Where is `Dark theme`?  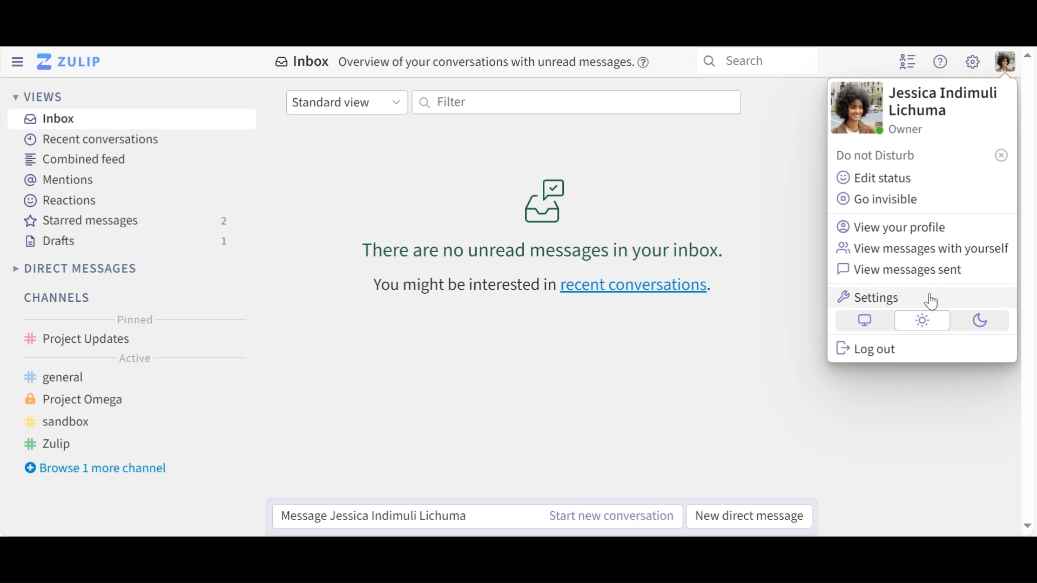
Dark theme is located at coordinates (977, 322).